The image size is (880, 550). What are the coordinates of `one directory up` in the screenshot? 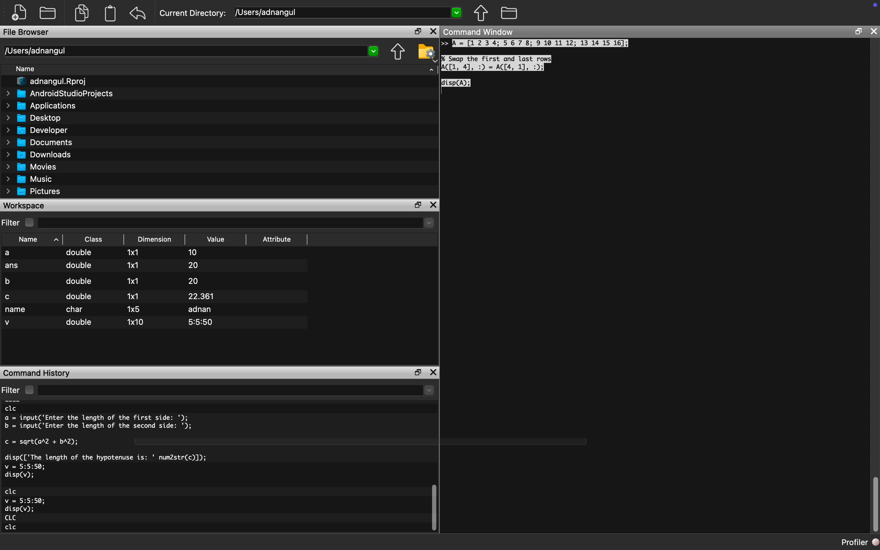 It's located at (483, 15).